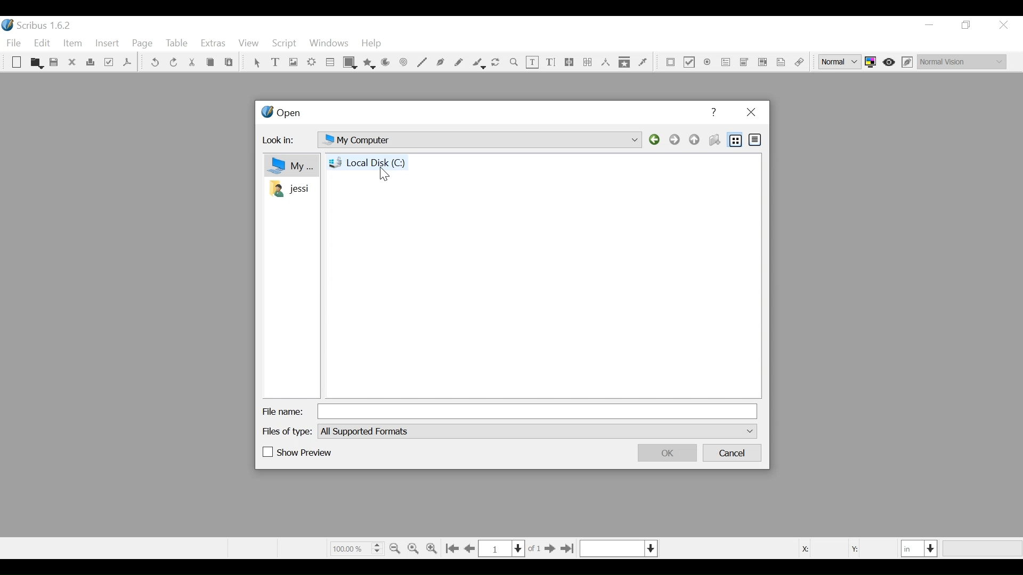 The width and height of the screenshot is (1023, 575). What do you see at coordinates (372, 44) in the screenshot?
I see `Help` at bounding box center [372, 44].